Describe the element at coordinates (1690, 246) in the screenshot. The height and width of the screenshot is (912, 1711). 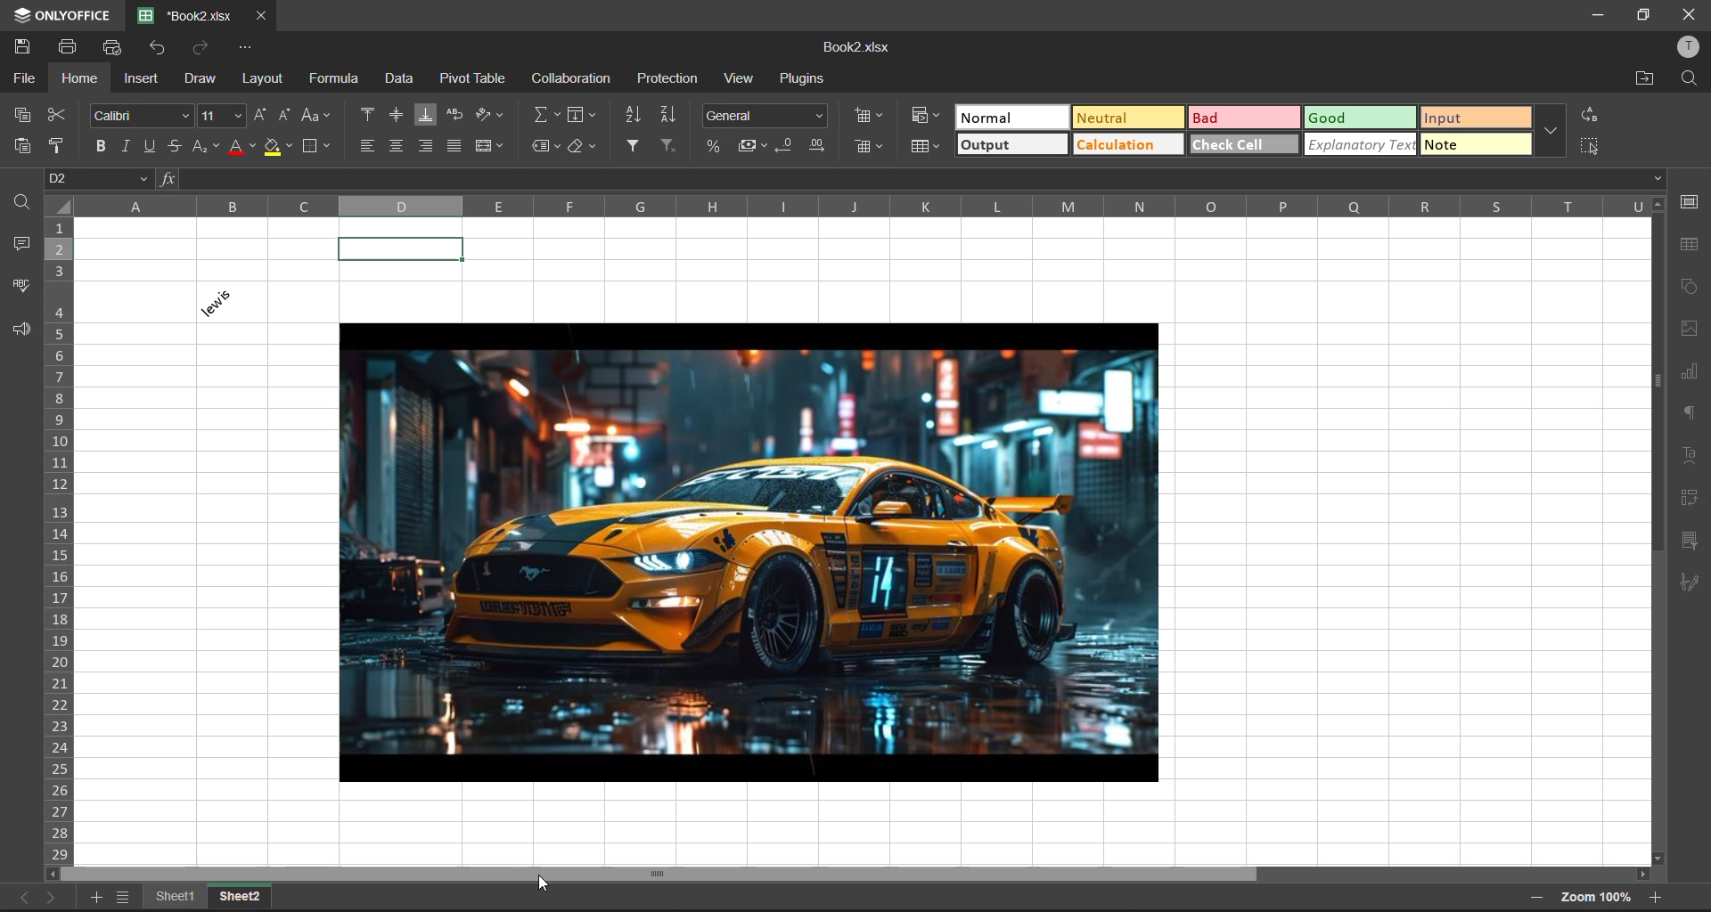
I see `table` at that location.